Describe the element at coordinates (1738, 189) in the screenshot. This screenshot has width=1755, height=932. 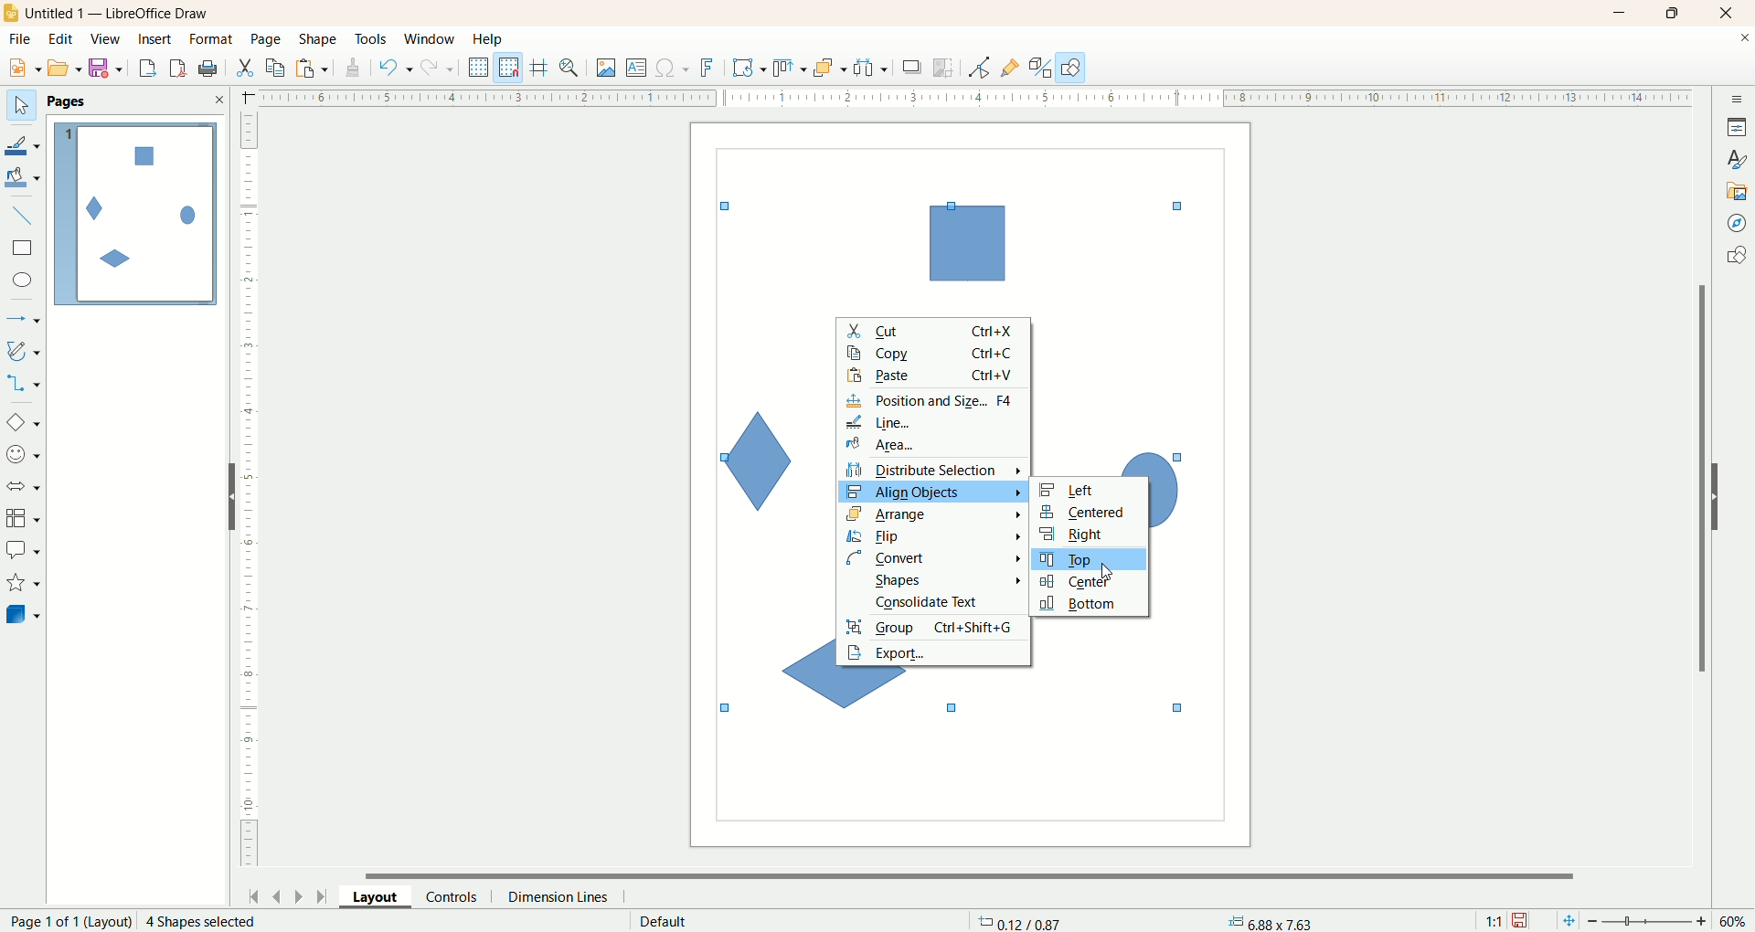
I see `gallery` at that location.